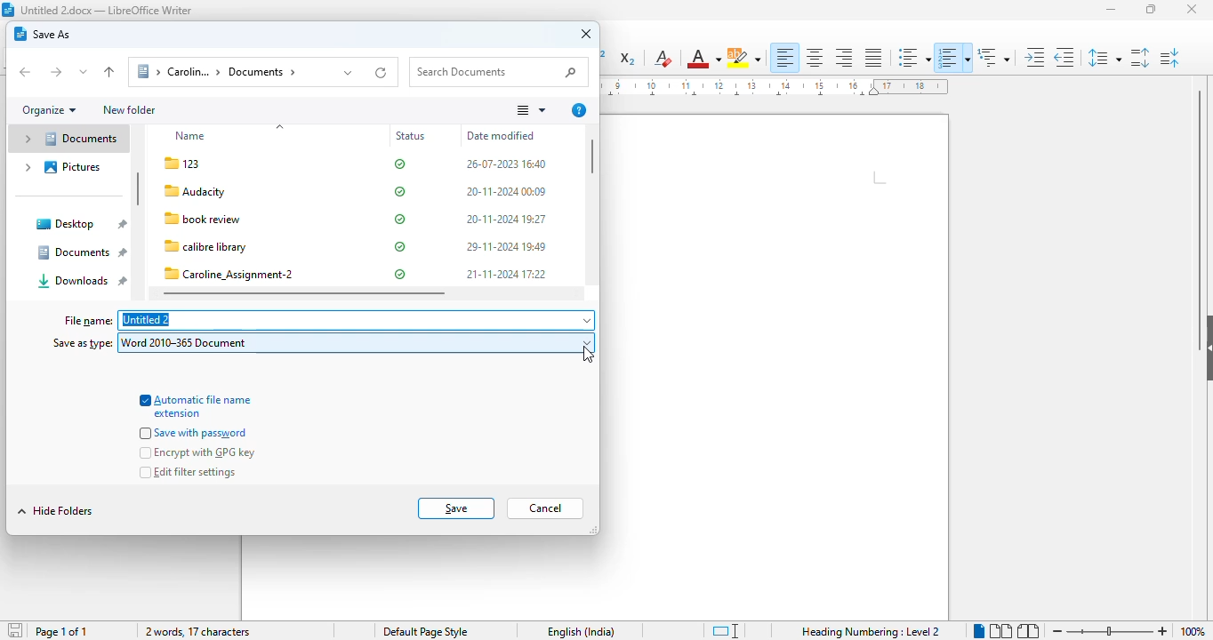  What do you see at coordinates (43, 34) in the screenshot?
I see `save as` at bounding box center [43, 34].